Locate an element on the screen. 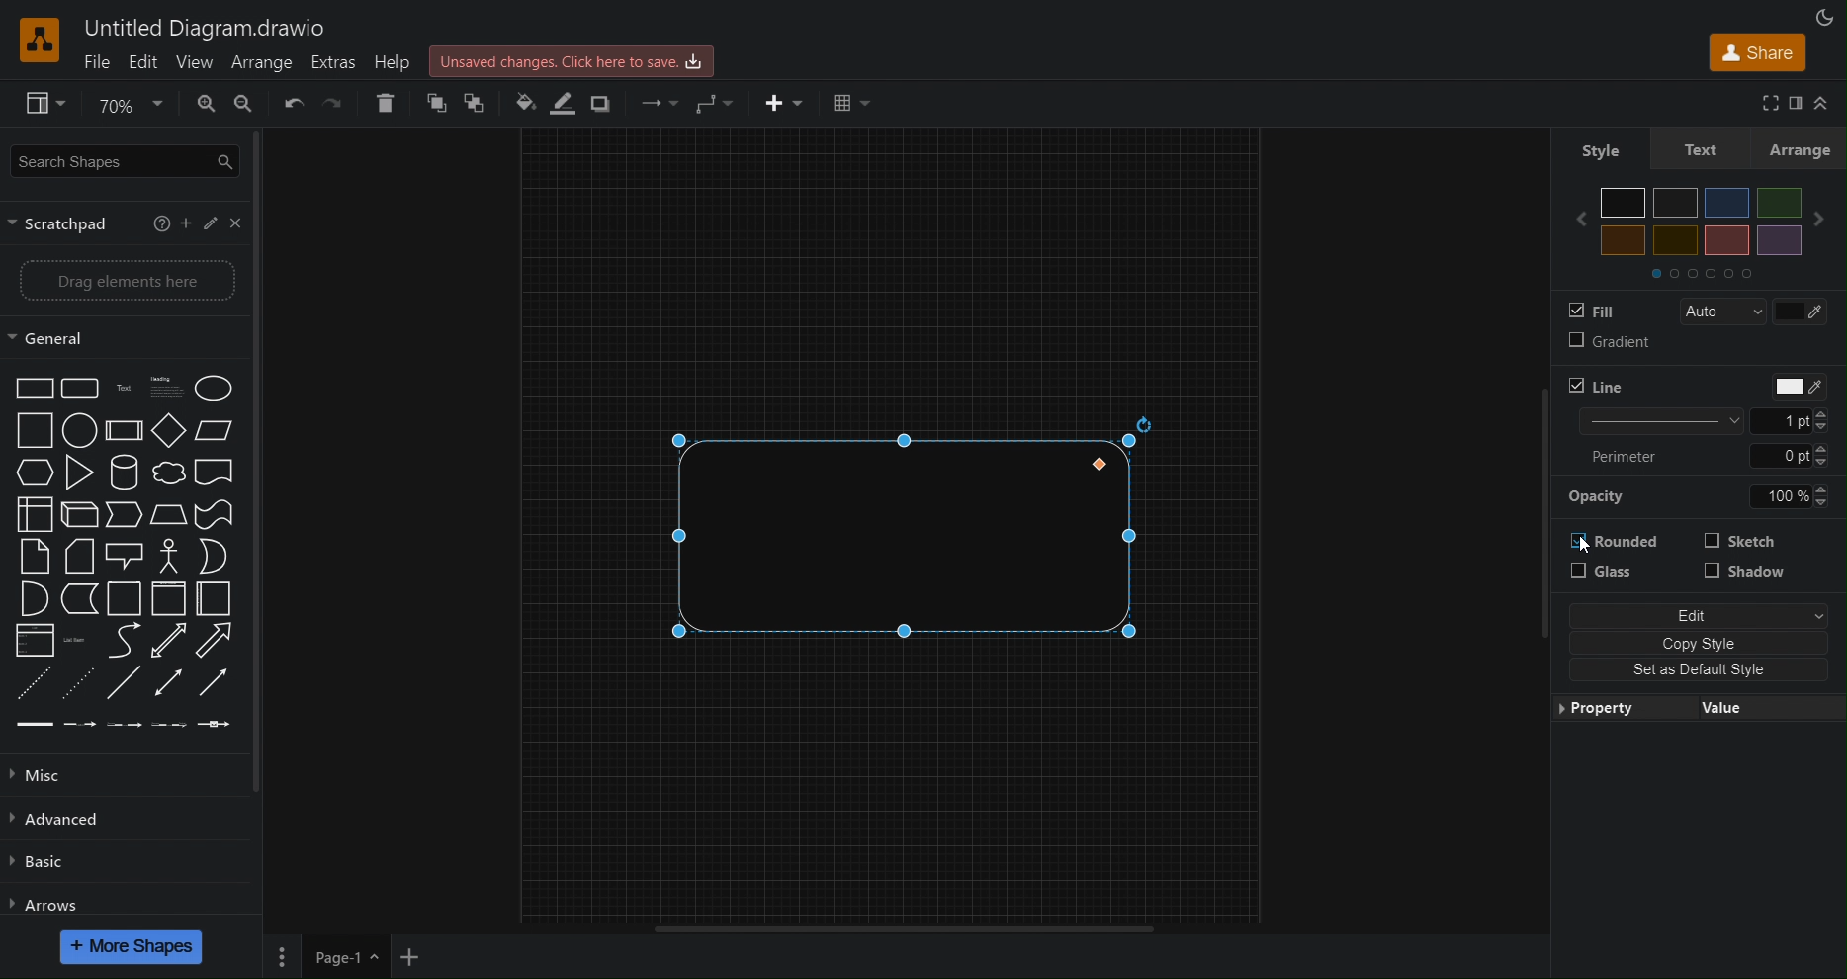  close is located at coordinates (239, 222).